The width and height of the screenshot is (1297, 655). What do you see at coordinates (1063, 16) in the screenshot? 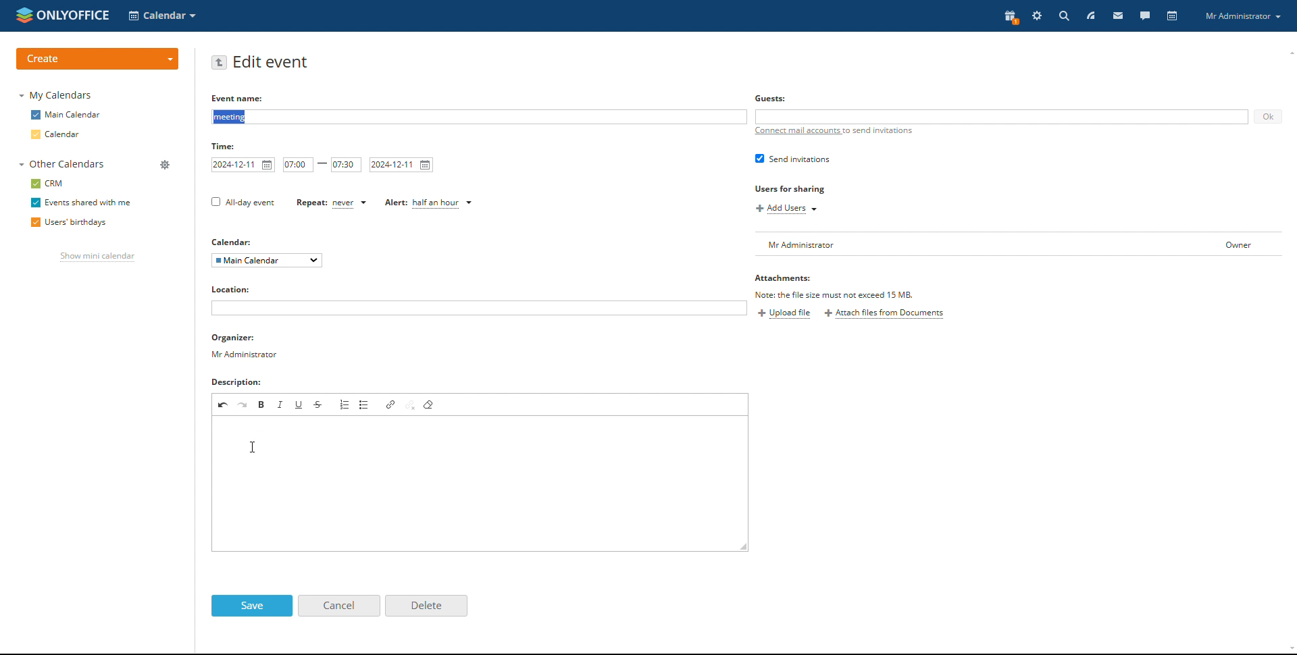
I see `search` at bounding box center [1063, 16].